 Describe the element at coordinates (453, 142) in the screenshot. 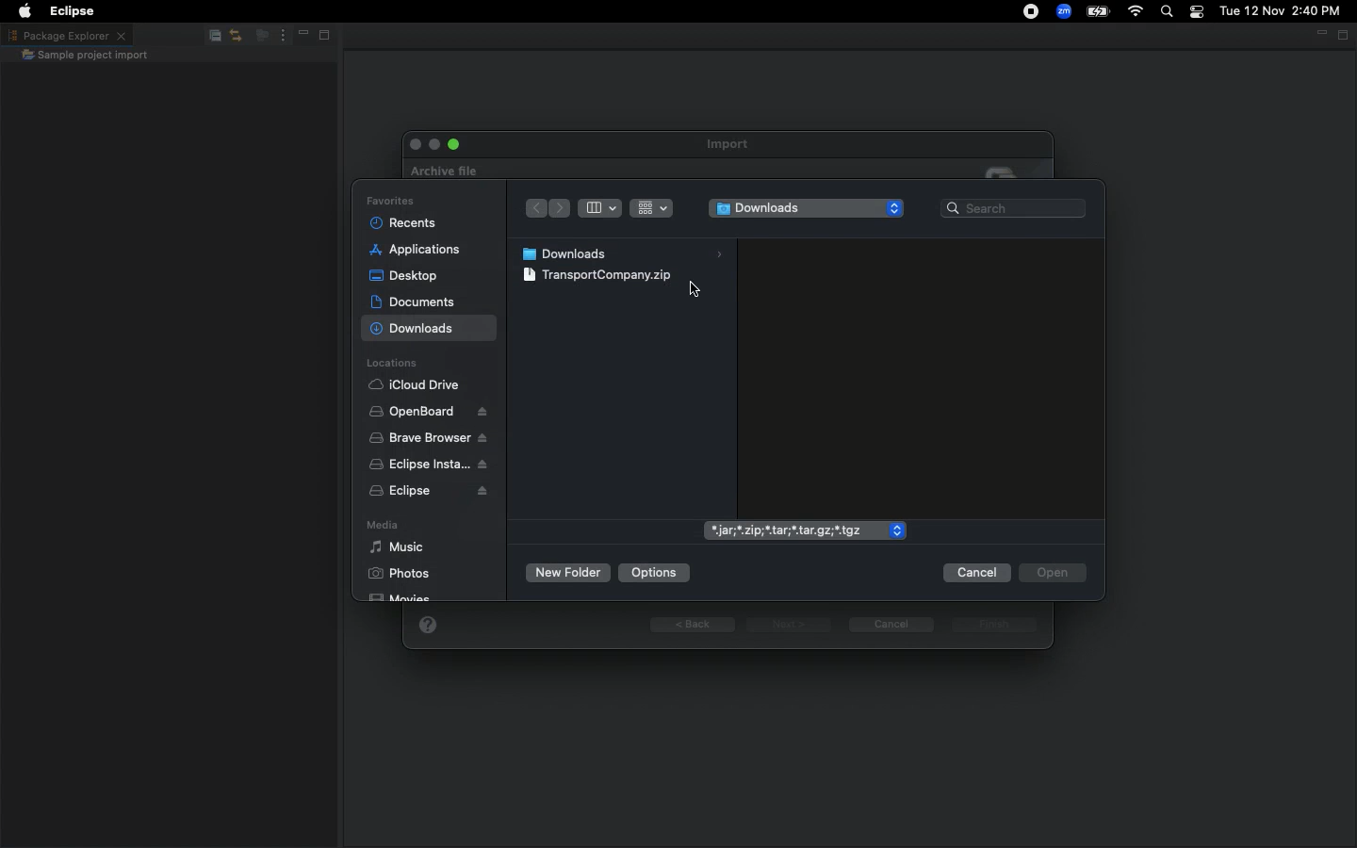

I see `maximize` at that location.